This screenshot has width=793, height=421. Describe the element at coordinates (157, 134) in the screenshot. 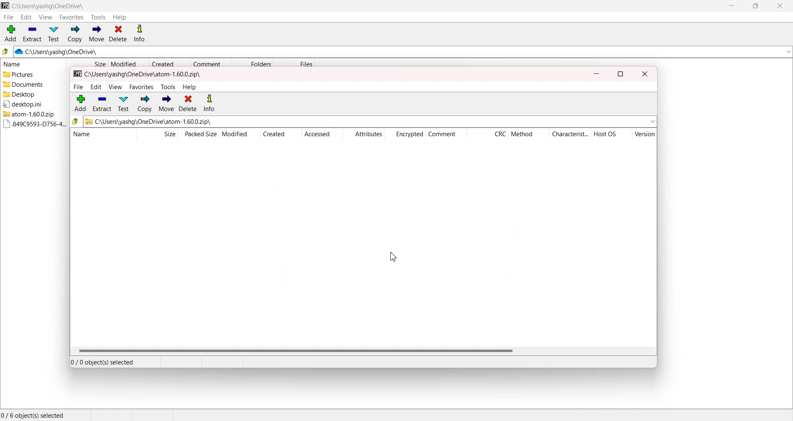

I see `Size` at that location.